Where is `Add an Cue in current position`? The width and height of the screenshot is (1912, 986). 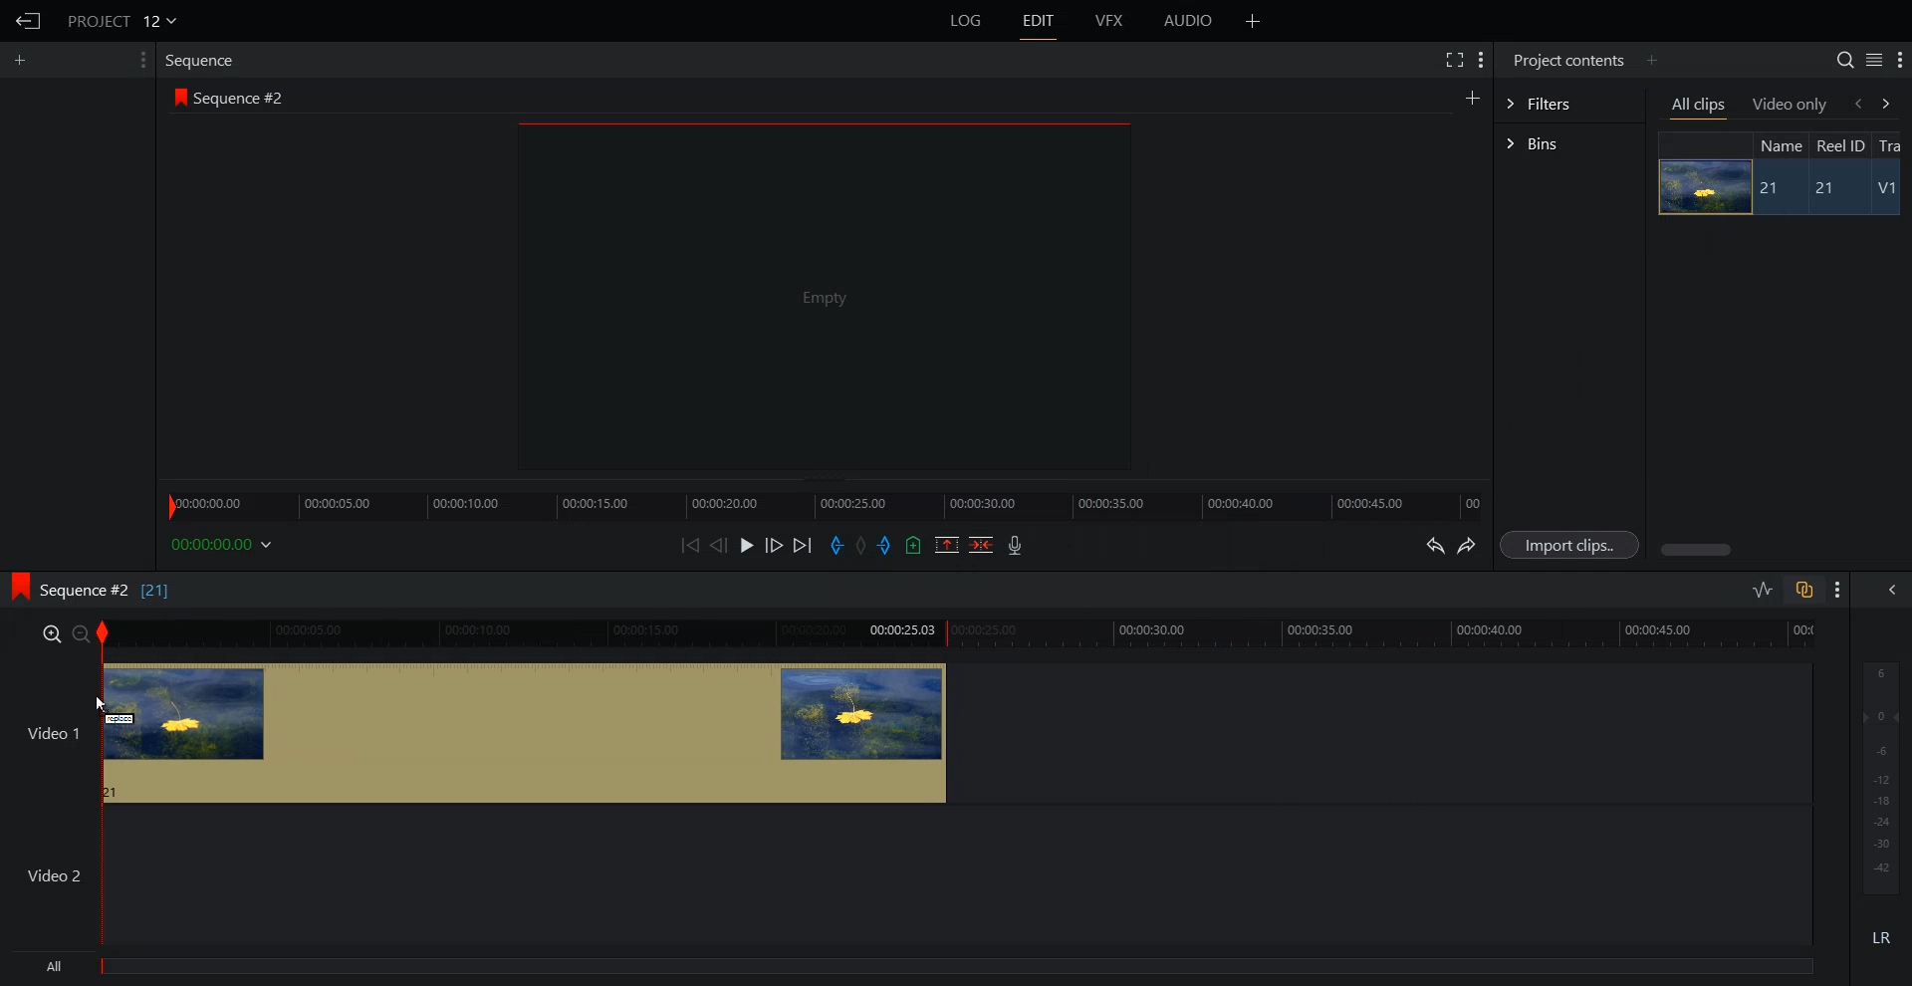 Add an Cue in current position is located at coordinates (914, 545).